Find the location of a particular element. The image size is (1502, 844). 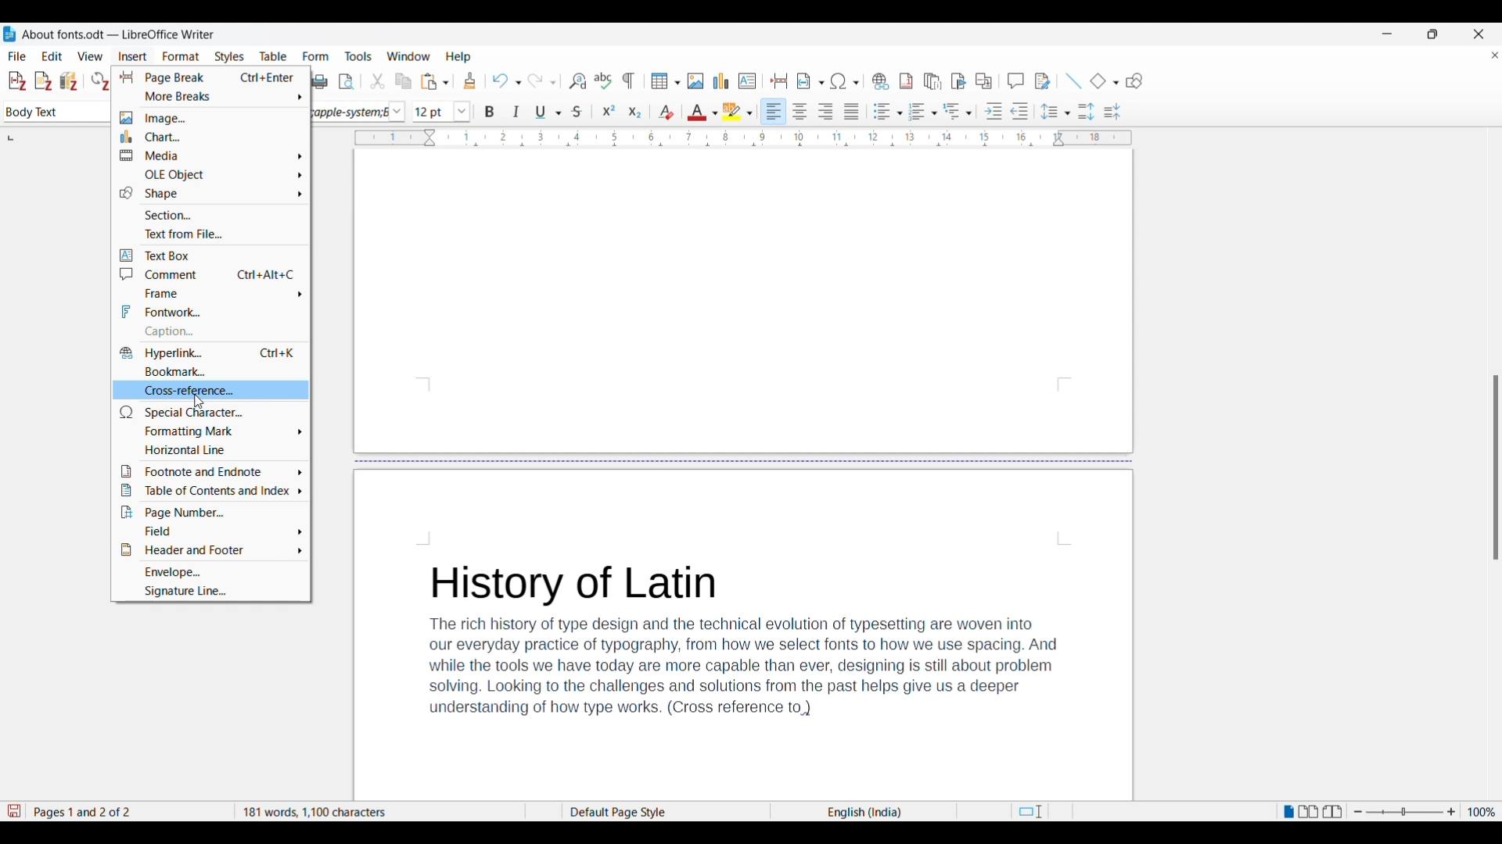

Special character options is located at coordinates (845, 80).